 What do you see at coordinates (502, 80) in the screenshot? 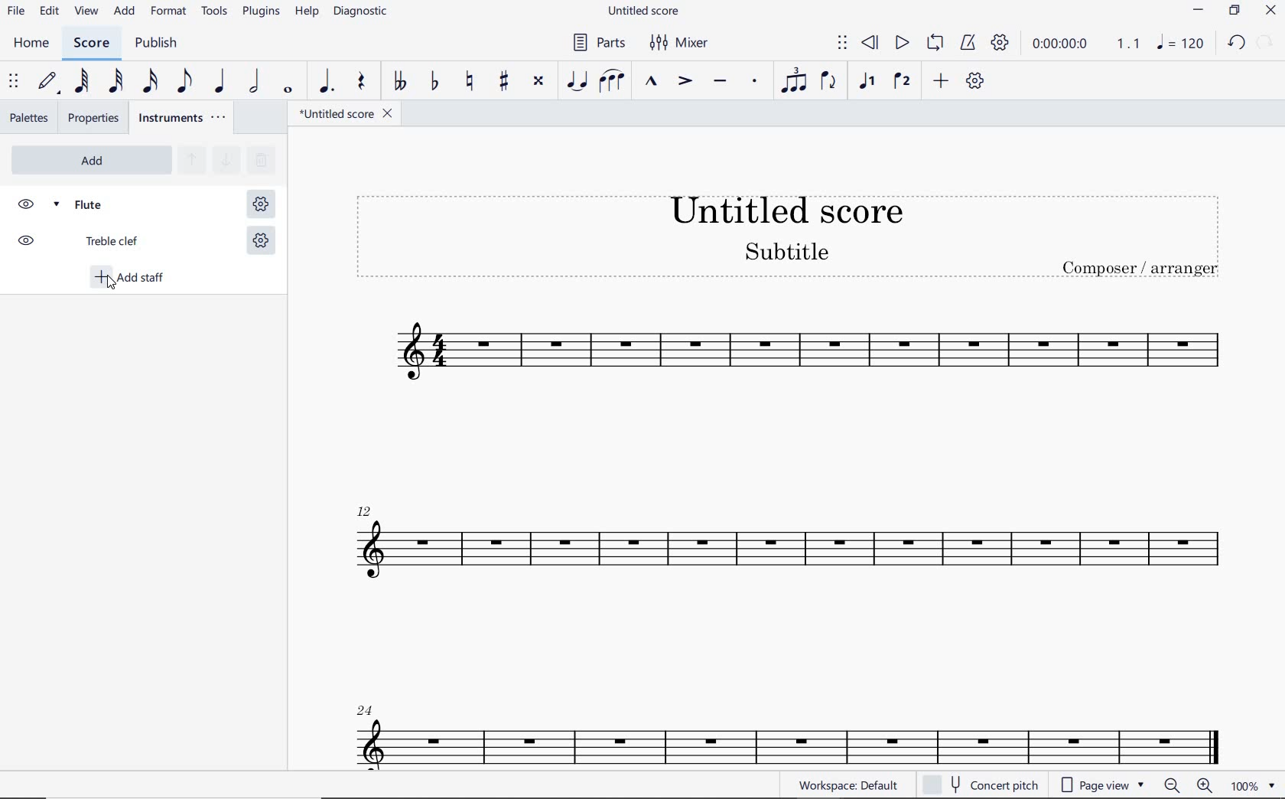
I see `TOGGLE SHARP` at bounding box center [502, 80].